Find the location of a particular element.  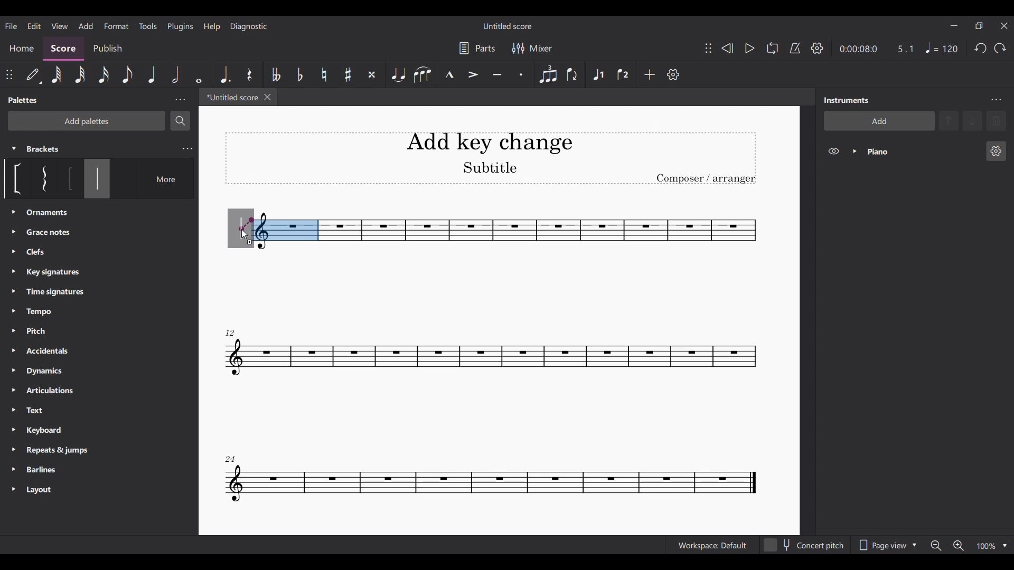

Piano instrument is located at coordinates (923, 151).